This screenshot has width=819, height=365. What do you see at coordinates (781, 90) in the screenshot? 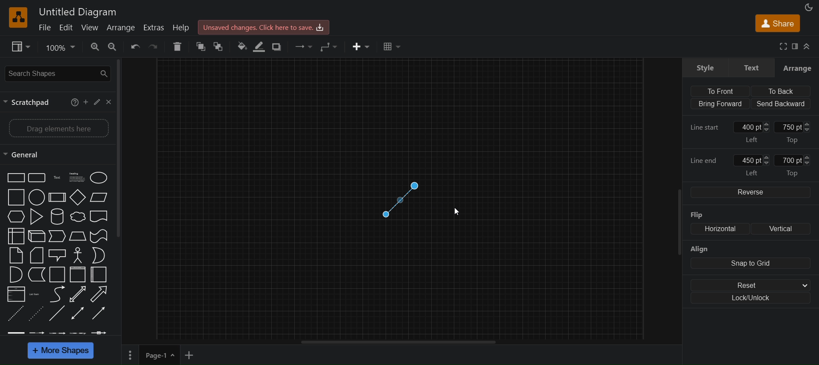
I see `to back` at bounding box center [781, 90].